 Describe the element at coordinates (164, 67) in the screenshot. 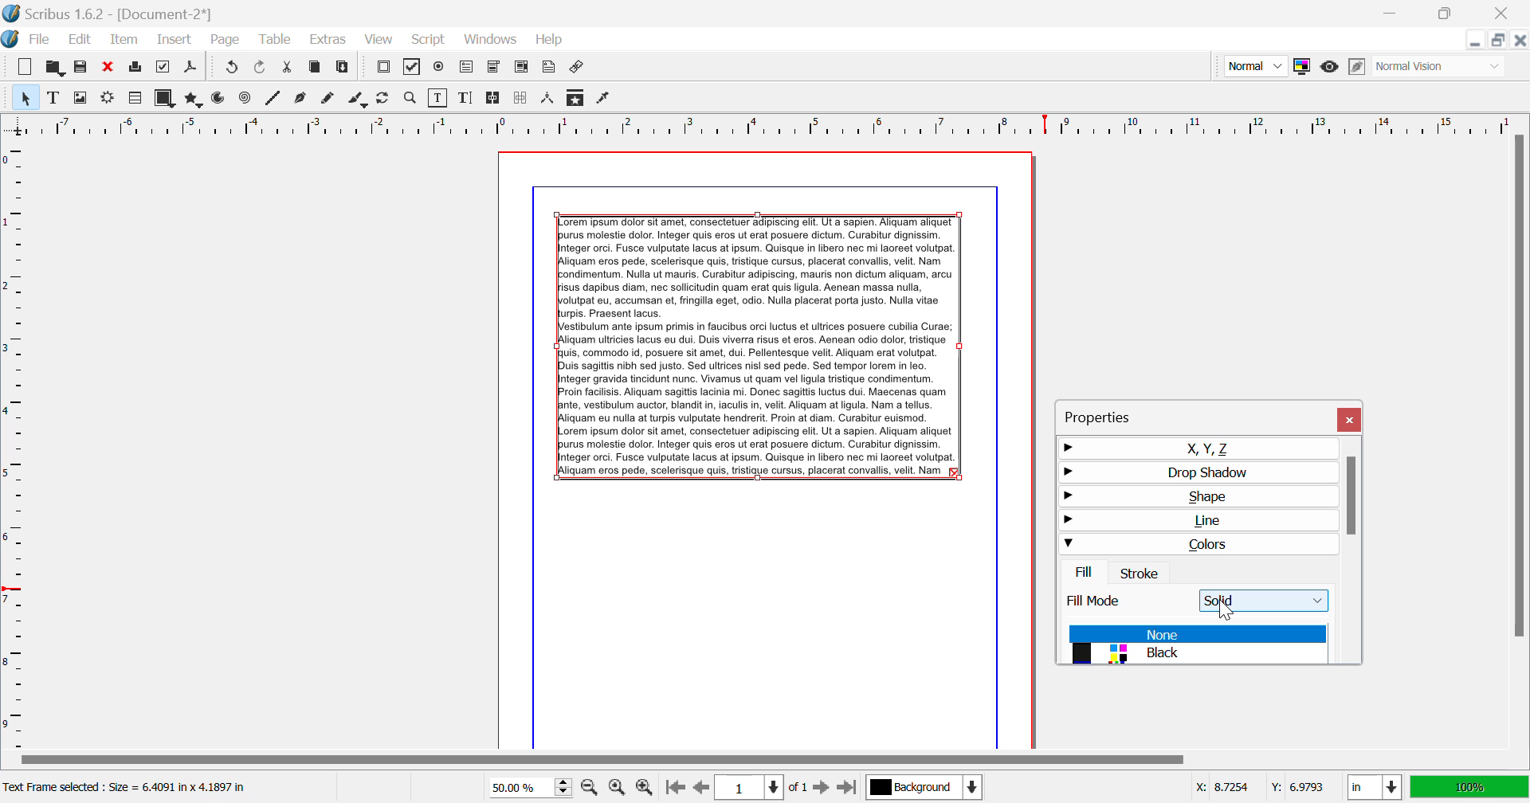

I see `Preflight Verifier` at that location.